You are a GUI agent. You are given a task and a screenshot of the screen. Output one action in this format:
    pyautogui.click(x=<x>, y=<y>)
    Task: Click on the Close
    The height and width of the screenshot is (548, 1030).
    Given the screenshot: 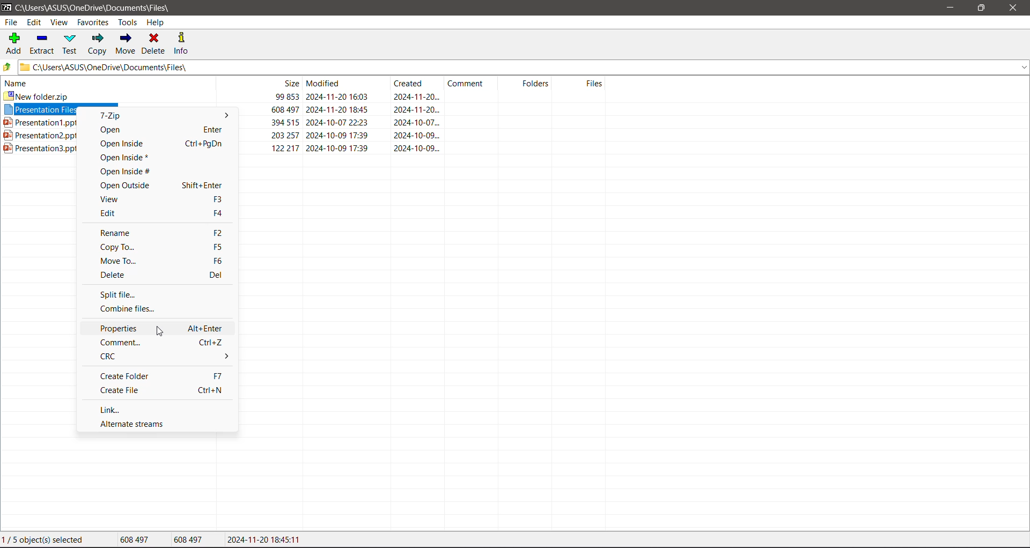 What is the action you would take?
    pyautogui.click(x=1014, y=8)
    